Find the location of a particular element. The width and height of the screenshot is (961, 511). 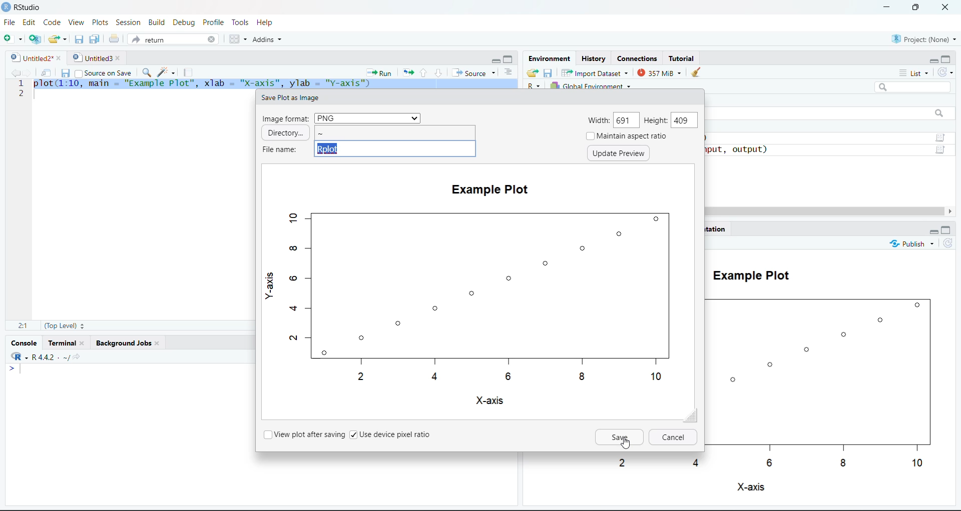

Data/Table is located at coordinates (940, 137).